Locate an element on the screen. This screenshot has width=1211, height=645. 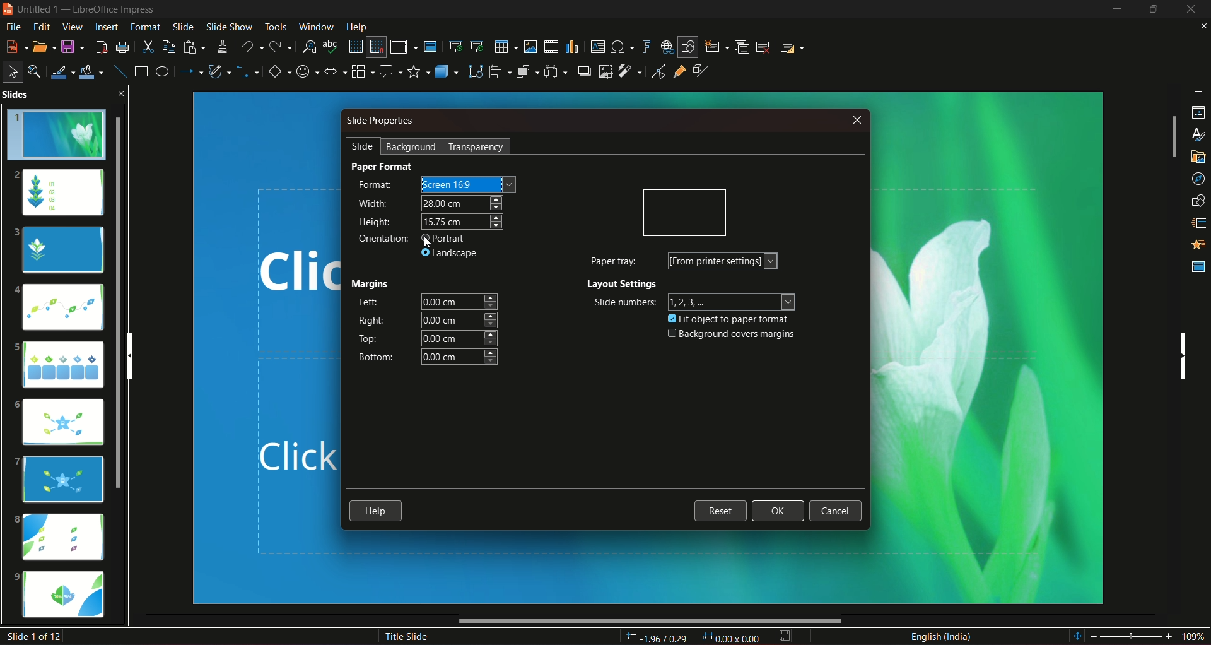
insert hyperlink is located at coordinates (664, 46).